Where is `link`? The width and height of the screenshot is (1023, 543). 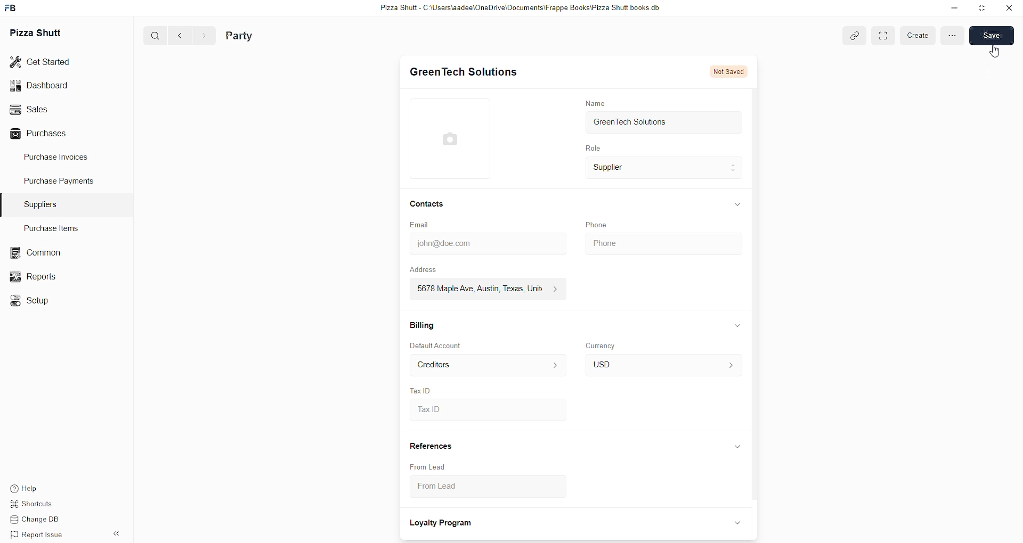 link is located at coordinates (855, 35).